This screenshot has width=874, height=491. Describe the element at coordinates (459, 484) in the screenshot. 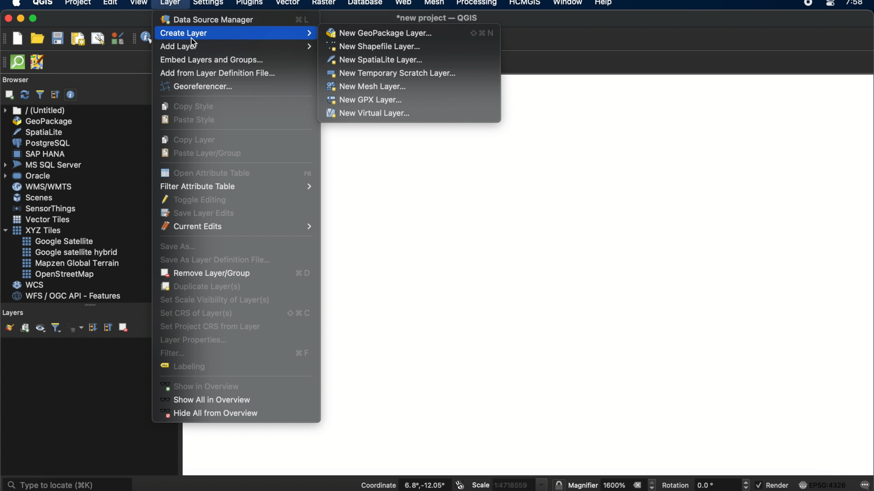

I see `toggle extents and mouse position display` at that location.